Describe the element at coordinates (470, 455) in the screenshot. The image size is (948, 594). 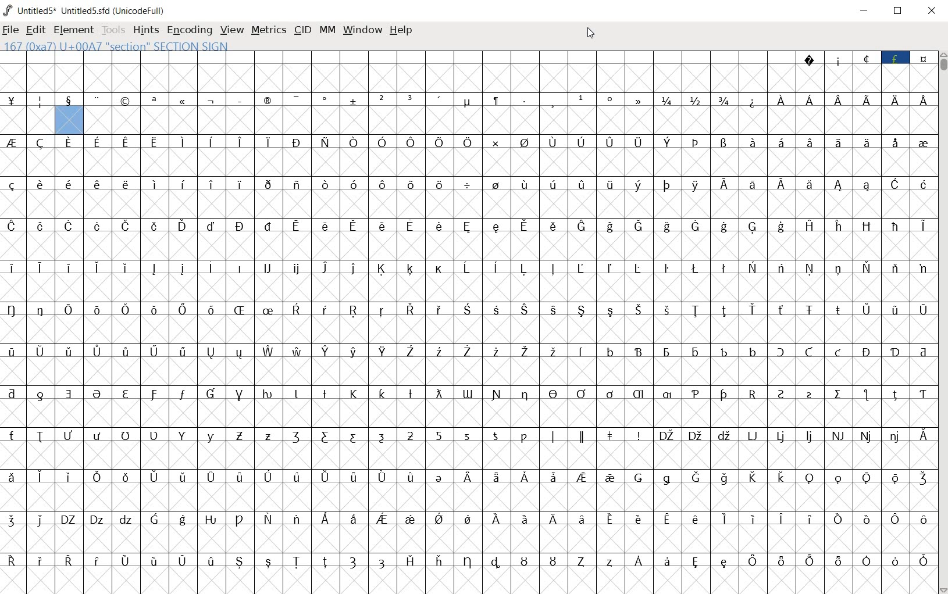
I see `empty cells` at that location.